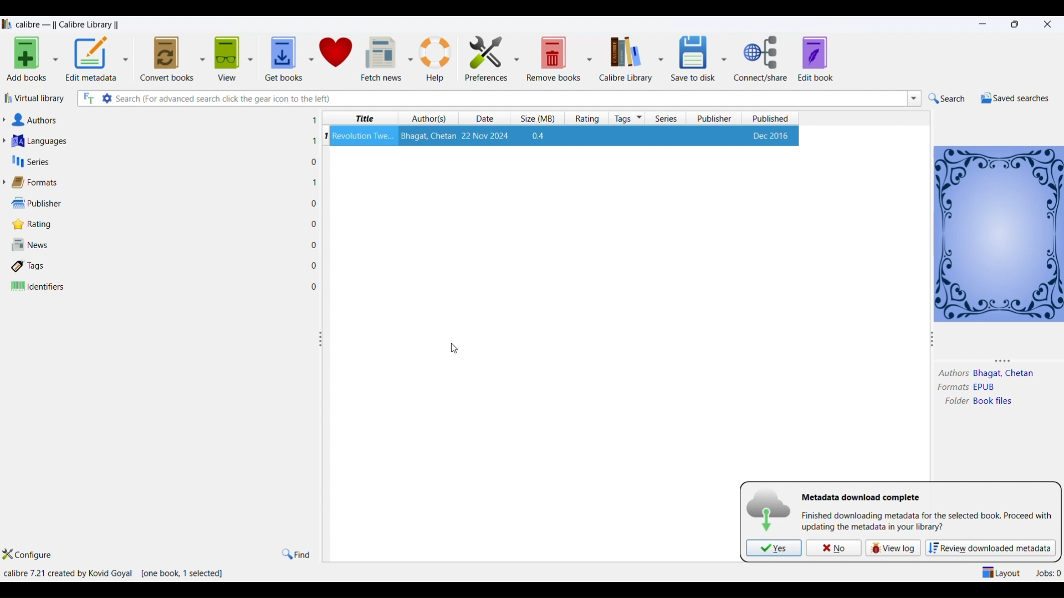 This screenshot has width=1064, height=598. Describe the element at coordinates (1048, 23) in the screenshot. I see `close` at that location.